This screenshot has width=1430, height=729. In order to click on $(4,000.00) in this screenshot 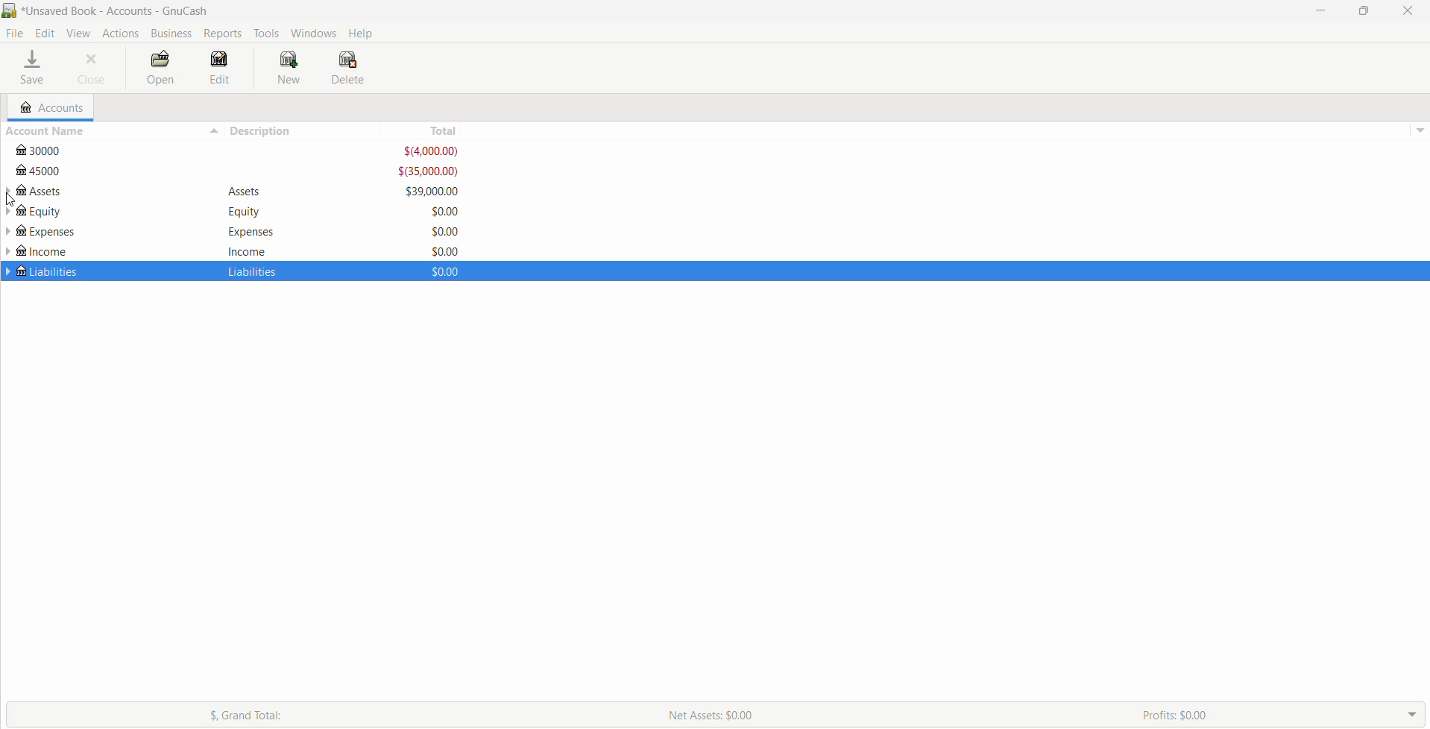, I will do `click(429, 151)`.